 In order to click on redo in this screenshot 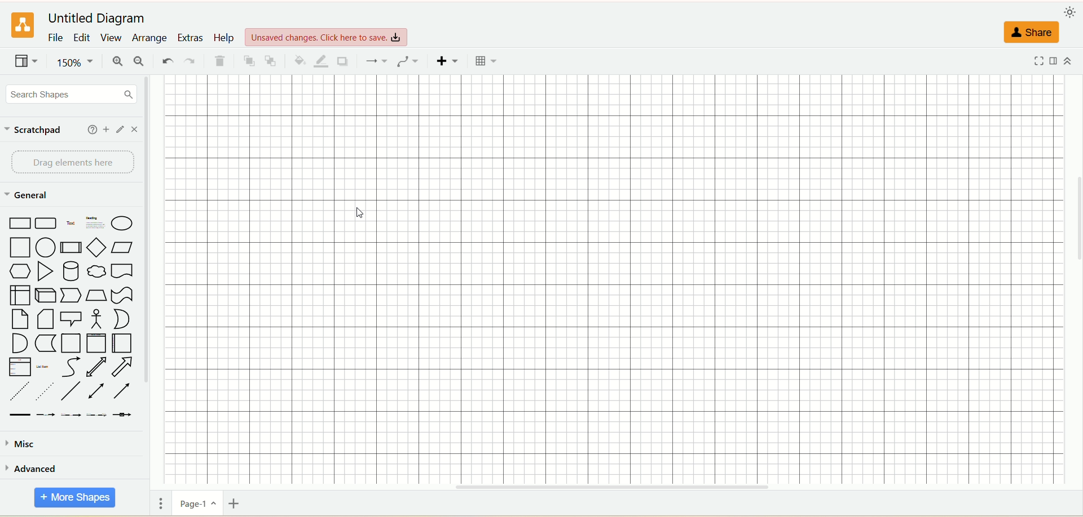, I will do `click(191, 60)`.